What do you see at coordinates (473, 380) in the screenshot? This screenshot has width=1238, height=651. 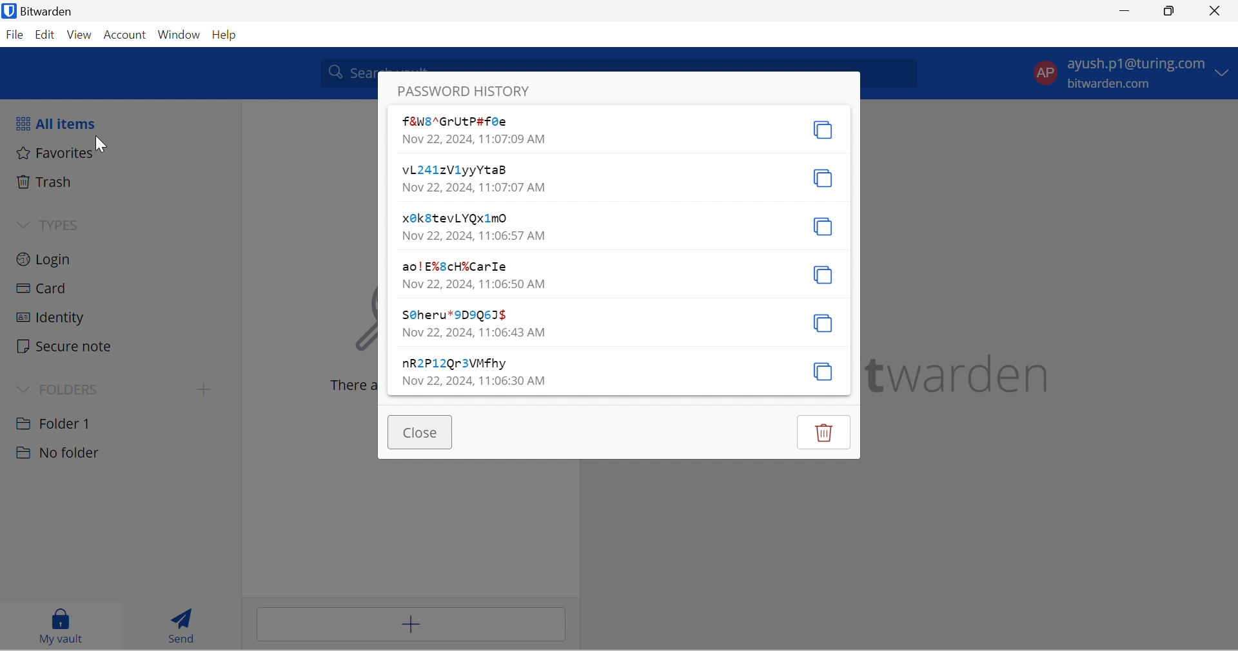 I see `Nov 22, 2024, 11:06:30 AM` at bounding box center [473, 380].